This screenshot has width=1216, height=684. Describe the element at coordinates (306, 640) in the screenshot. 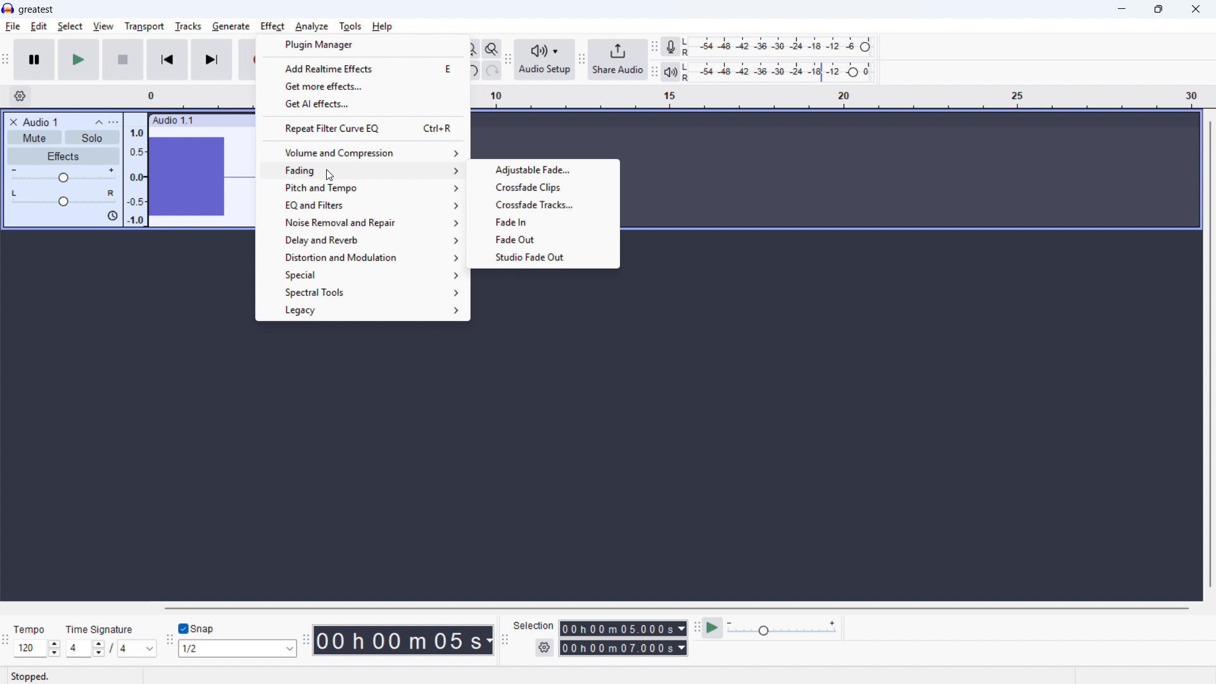

I see `Time toolbar ` at that location.